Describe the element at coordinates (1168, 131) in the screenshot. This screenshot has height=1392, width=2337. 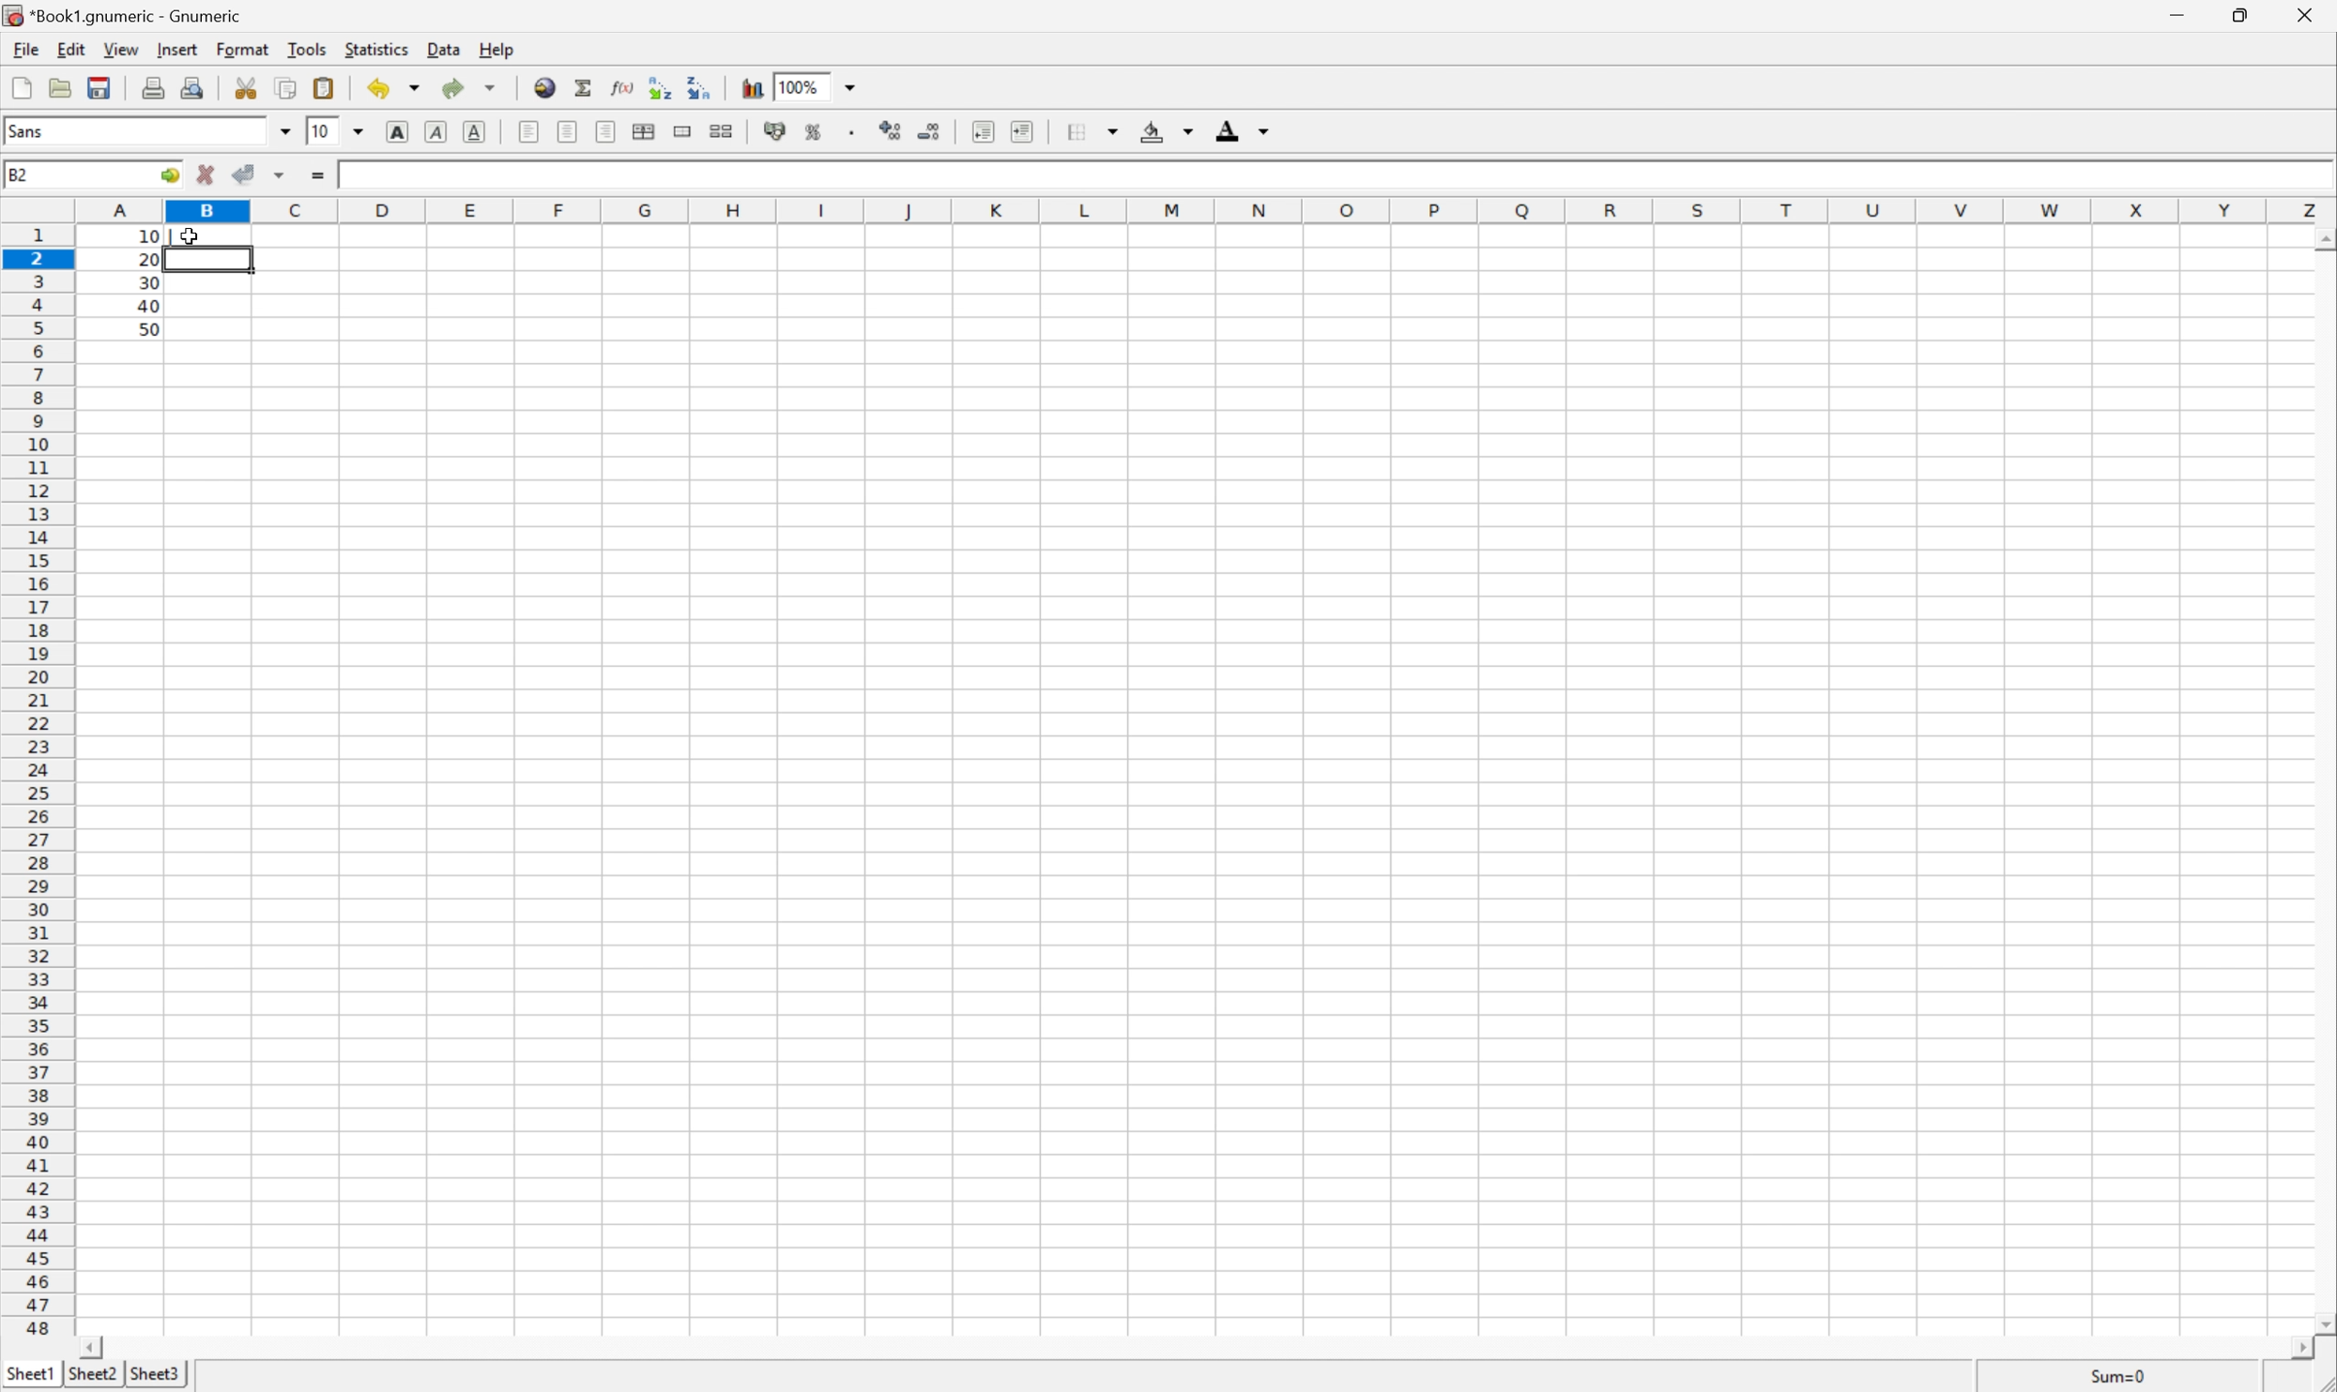
I see `Background` at that location.